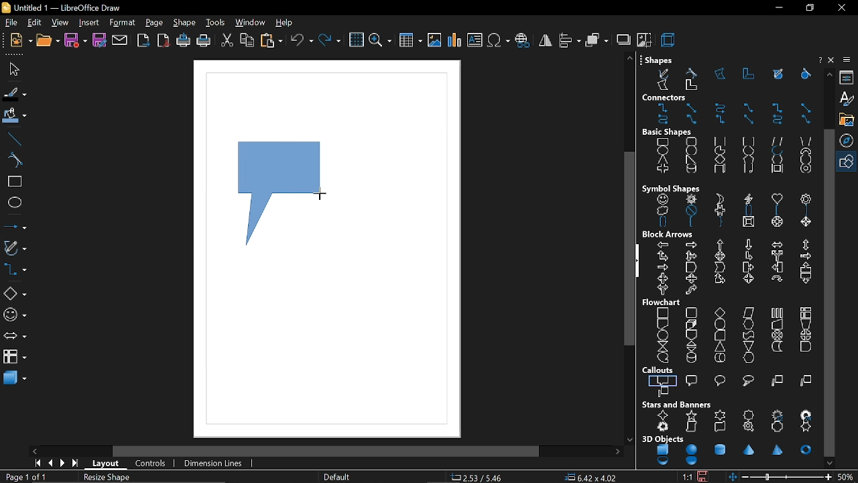 The width and height of the screenshot is (858, 483). Describe the element at coordinates (746, 200) in the screenshot. I see `lightning bolt` at that location.